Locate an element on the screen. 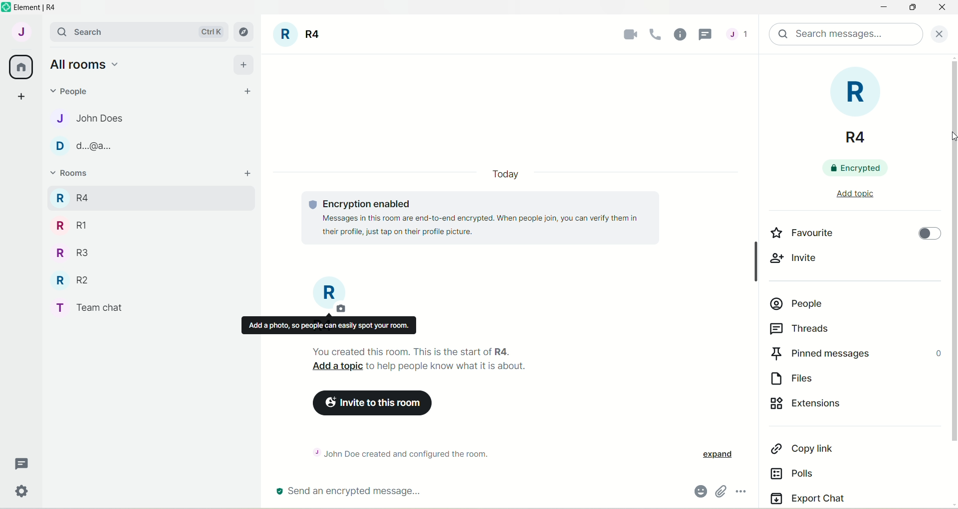 This screenshot has height=509, width=958. T Team chat is located at coordinates (95, 306).